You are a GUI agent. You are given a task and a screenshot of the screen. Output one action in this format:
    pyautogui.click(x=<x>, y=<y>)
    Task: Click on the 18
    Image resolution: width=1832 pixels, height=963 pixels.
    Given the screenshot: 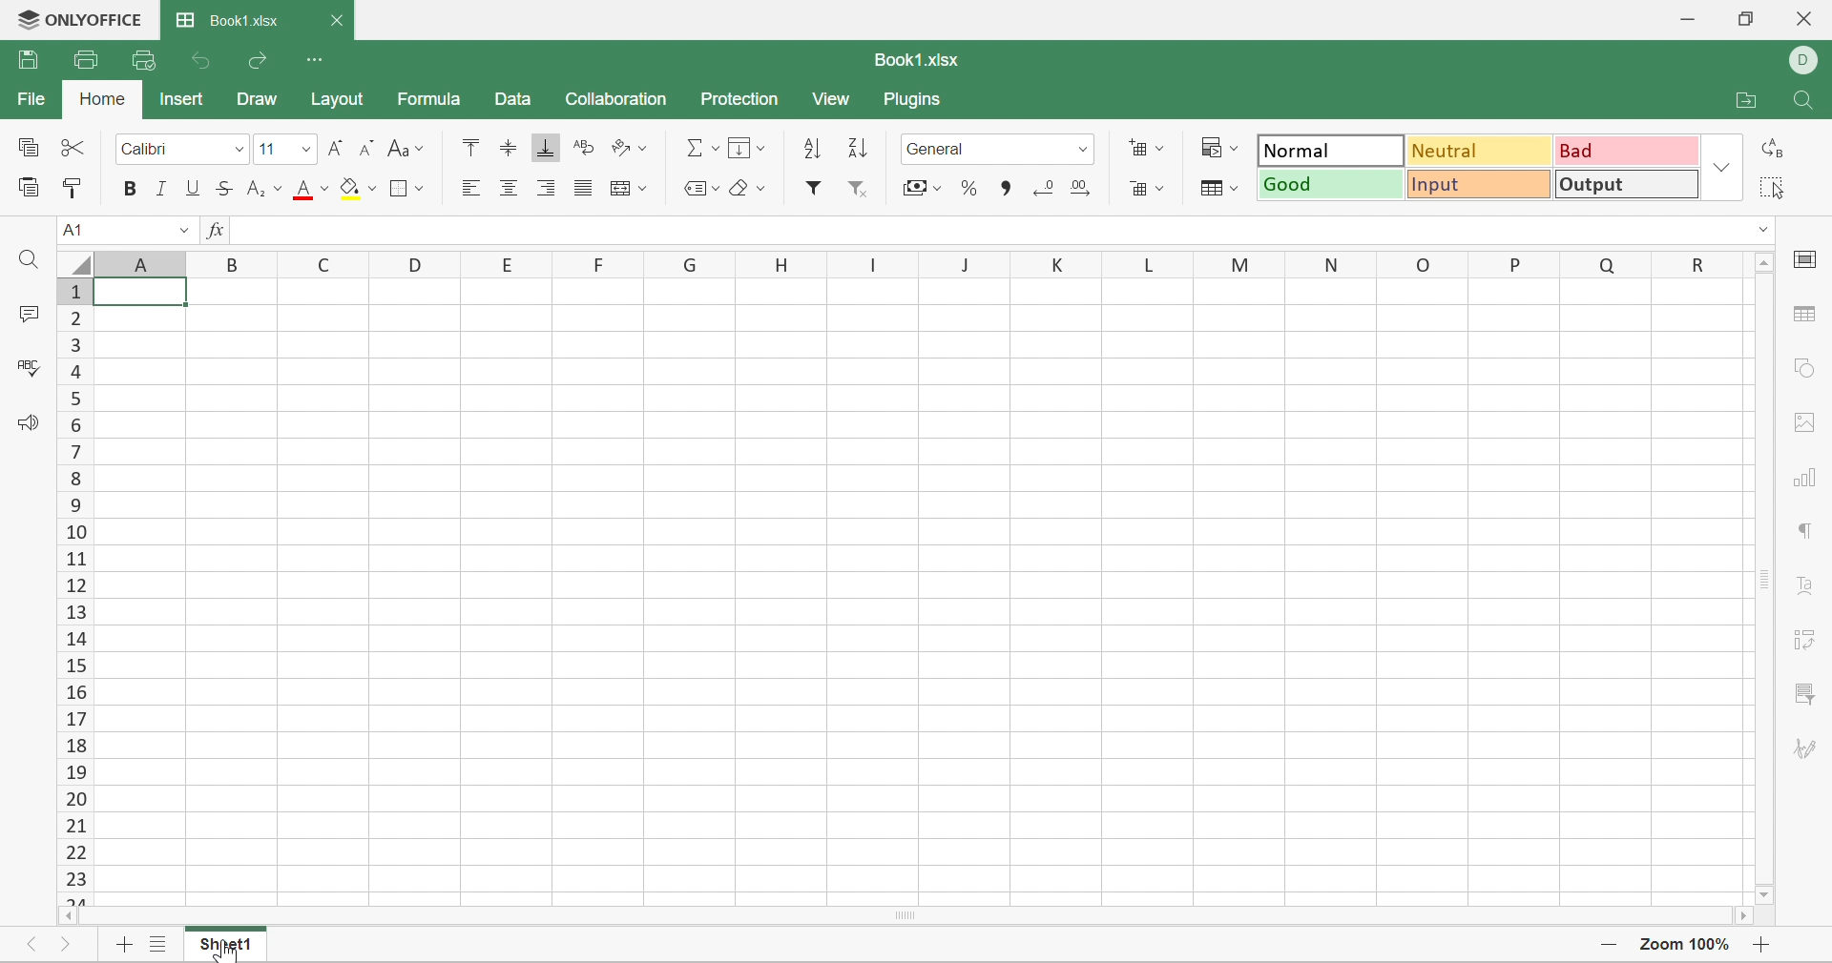 What is the action you would take?
    pyautogui.click(x=75, y=745)
    